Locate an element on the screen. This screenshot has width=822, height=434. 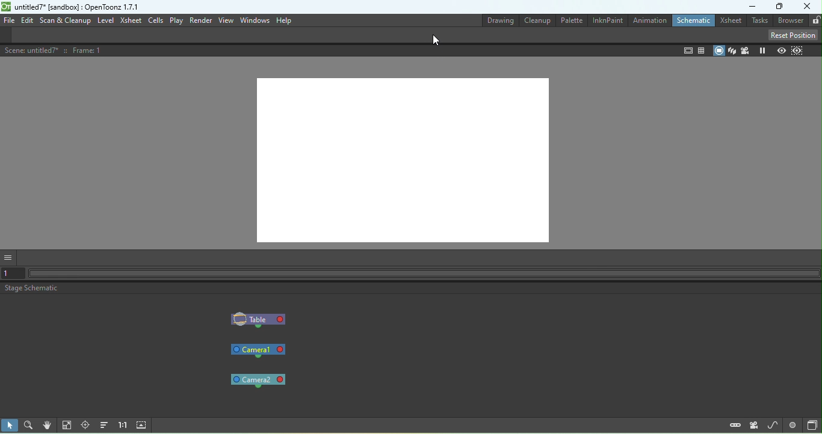
Minimize is located at coordinates (749, 7).